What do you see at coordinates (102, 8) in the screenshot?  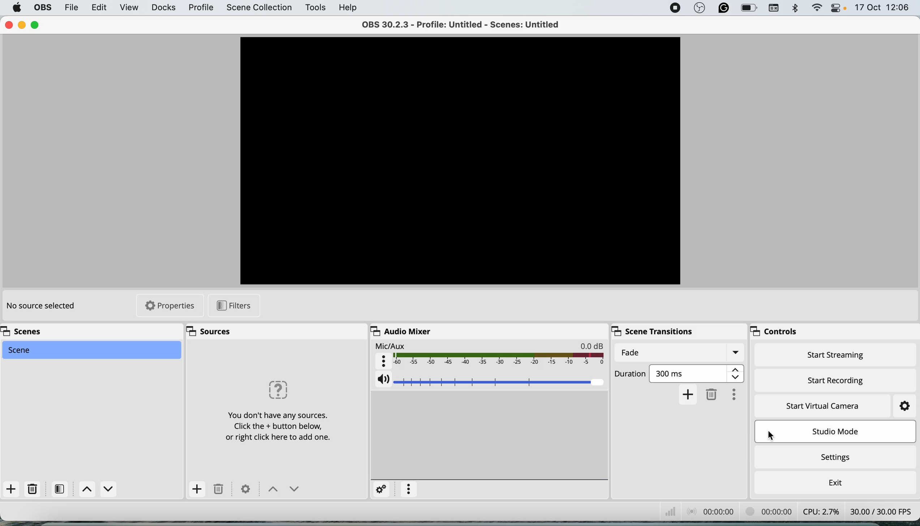 I see `edit` at bounding box center [102, 8].